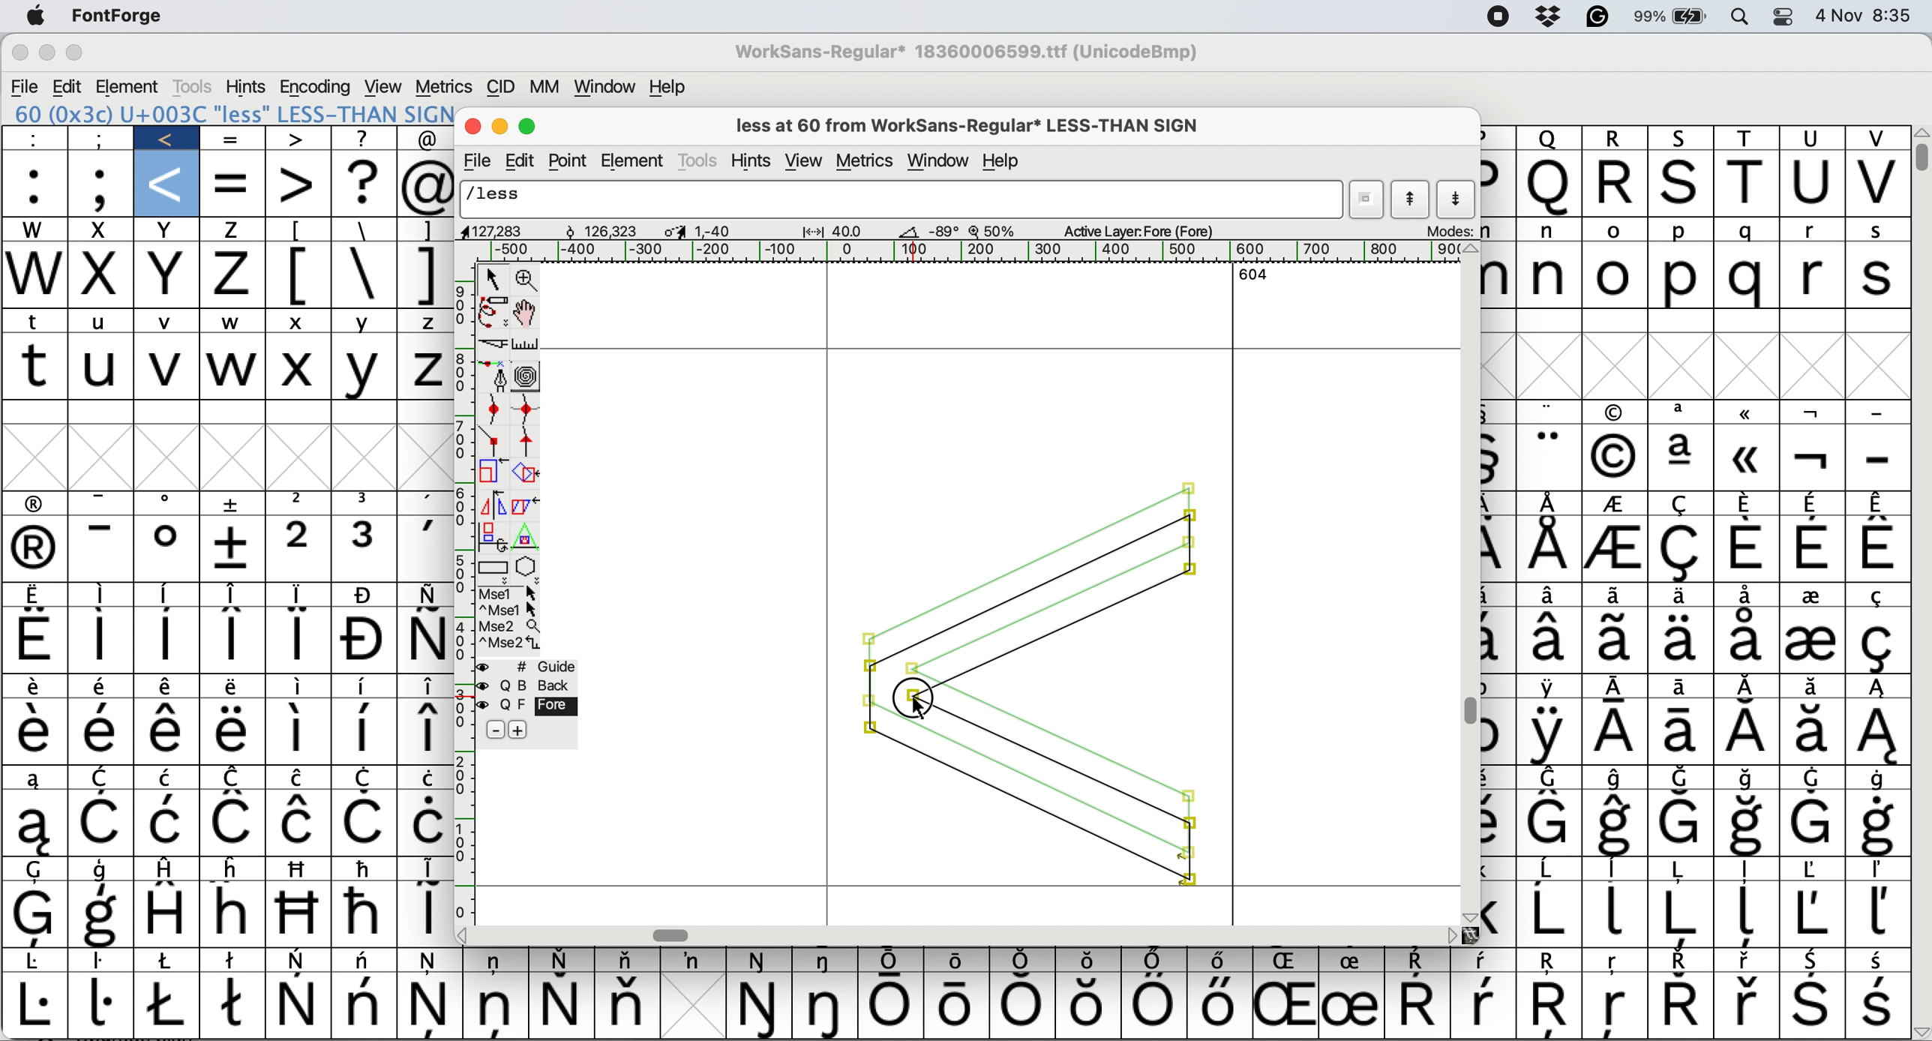 Image resolution: width=1932 pixels, height=1041 pixels. Describe the element at coordinates (128, 86) in the screenshot. I see `element` at that location.